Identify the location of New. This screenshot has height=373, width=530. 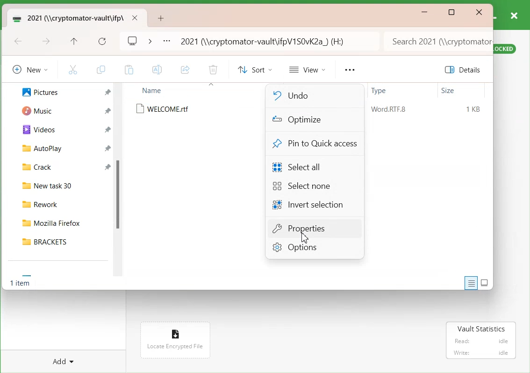
(29, 69).